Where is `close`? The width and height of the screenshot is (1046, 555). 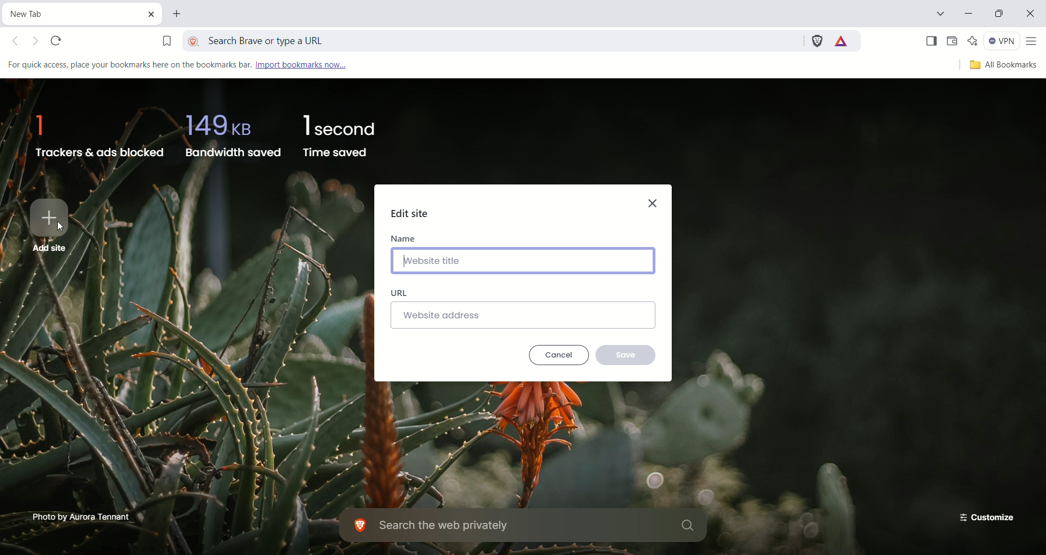 close is located at coordinates (655, 201).